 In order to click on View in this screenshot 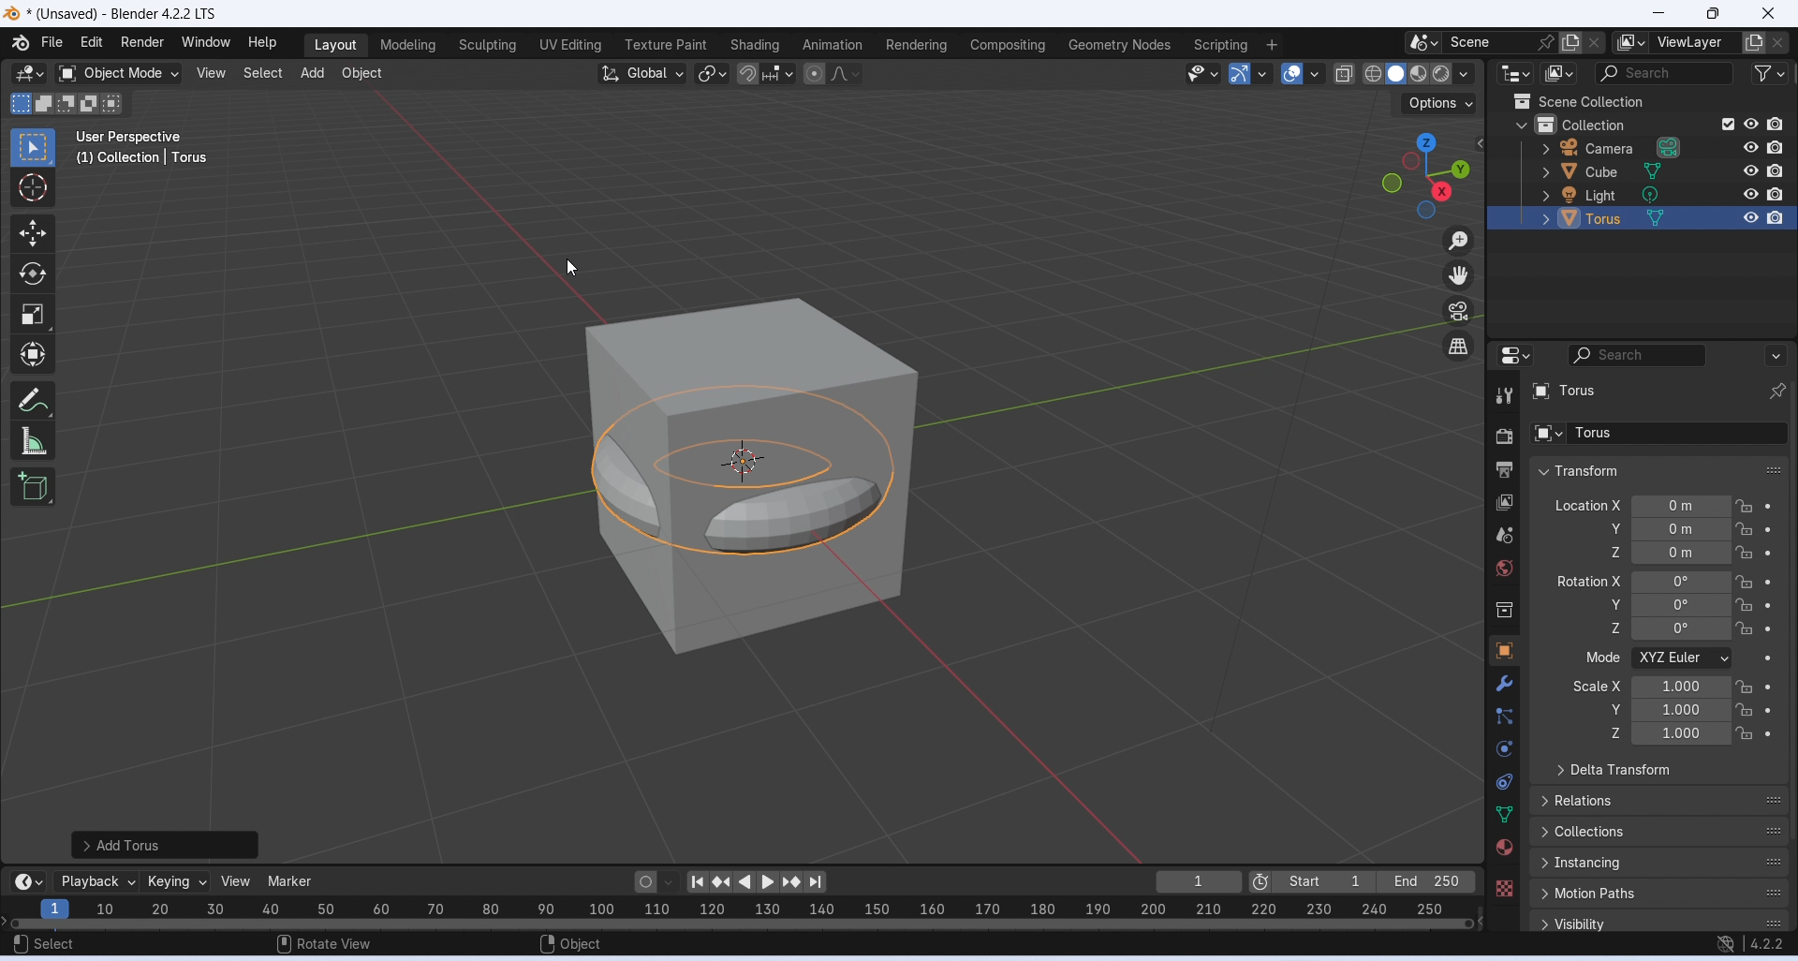, I will do `click(212, 71)`.